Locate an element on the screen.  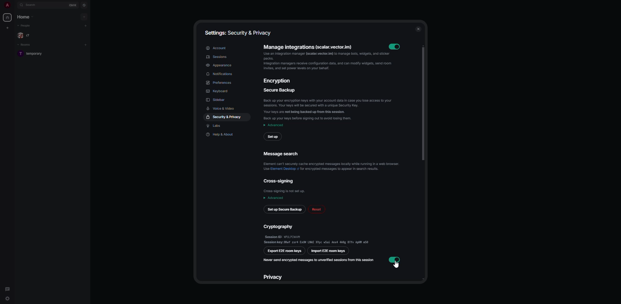
rooms is located at coordinates (25, 45).